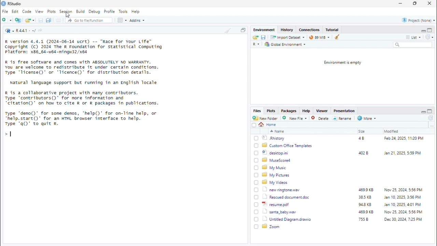 Image resolution: width=437 pixels, height=246 pixels. I want to click on Viewer, so click(322, 110).